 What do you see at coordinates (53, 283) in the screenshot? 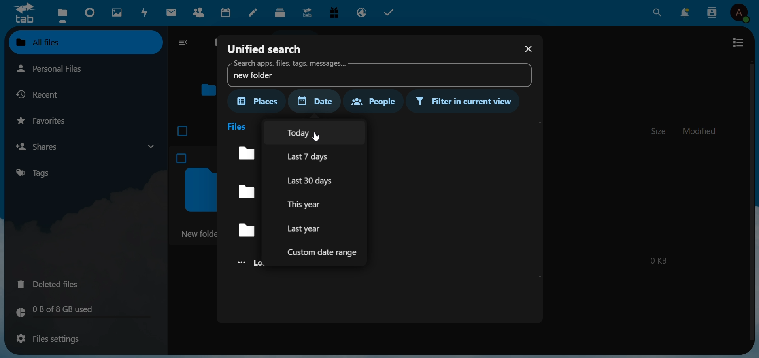
I see `deleted files` at bounding box center [53, 283].